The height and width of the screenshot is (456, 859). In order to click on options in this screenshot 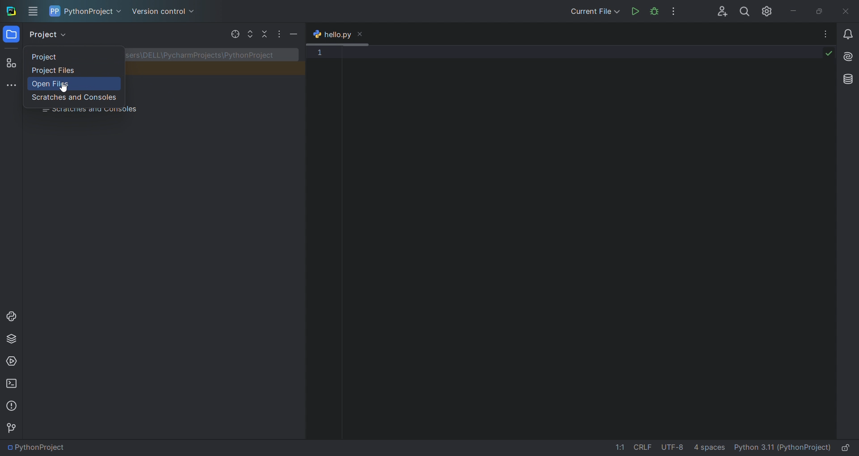, I will do `click(826, 32)`.